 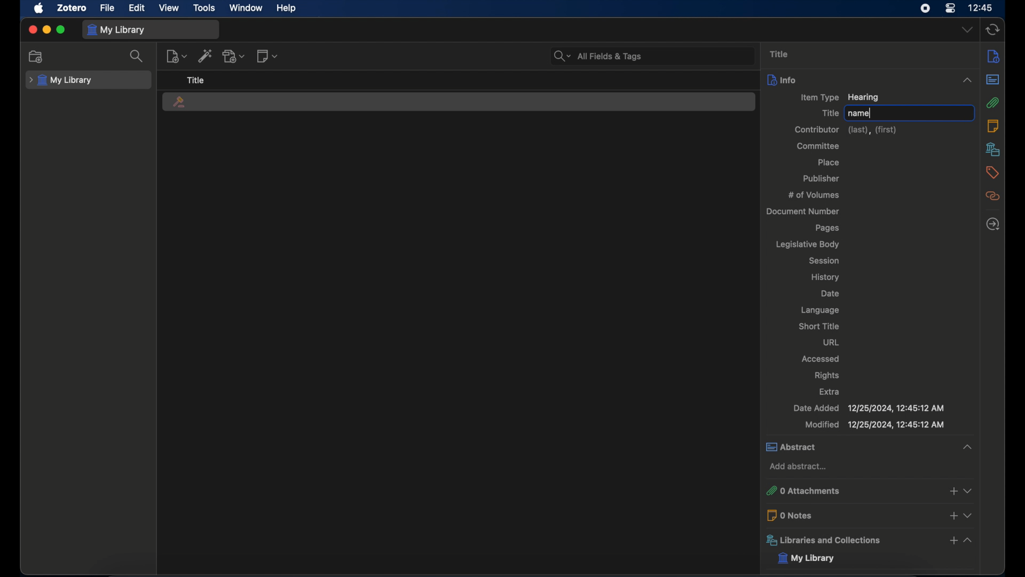 What do you see at coordinates (818, 146) in the screenshot?
I see `committee` at bounding box center [818, 146].